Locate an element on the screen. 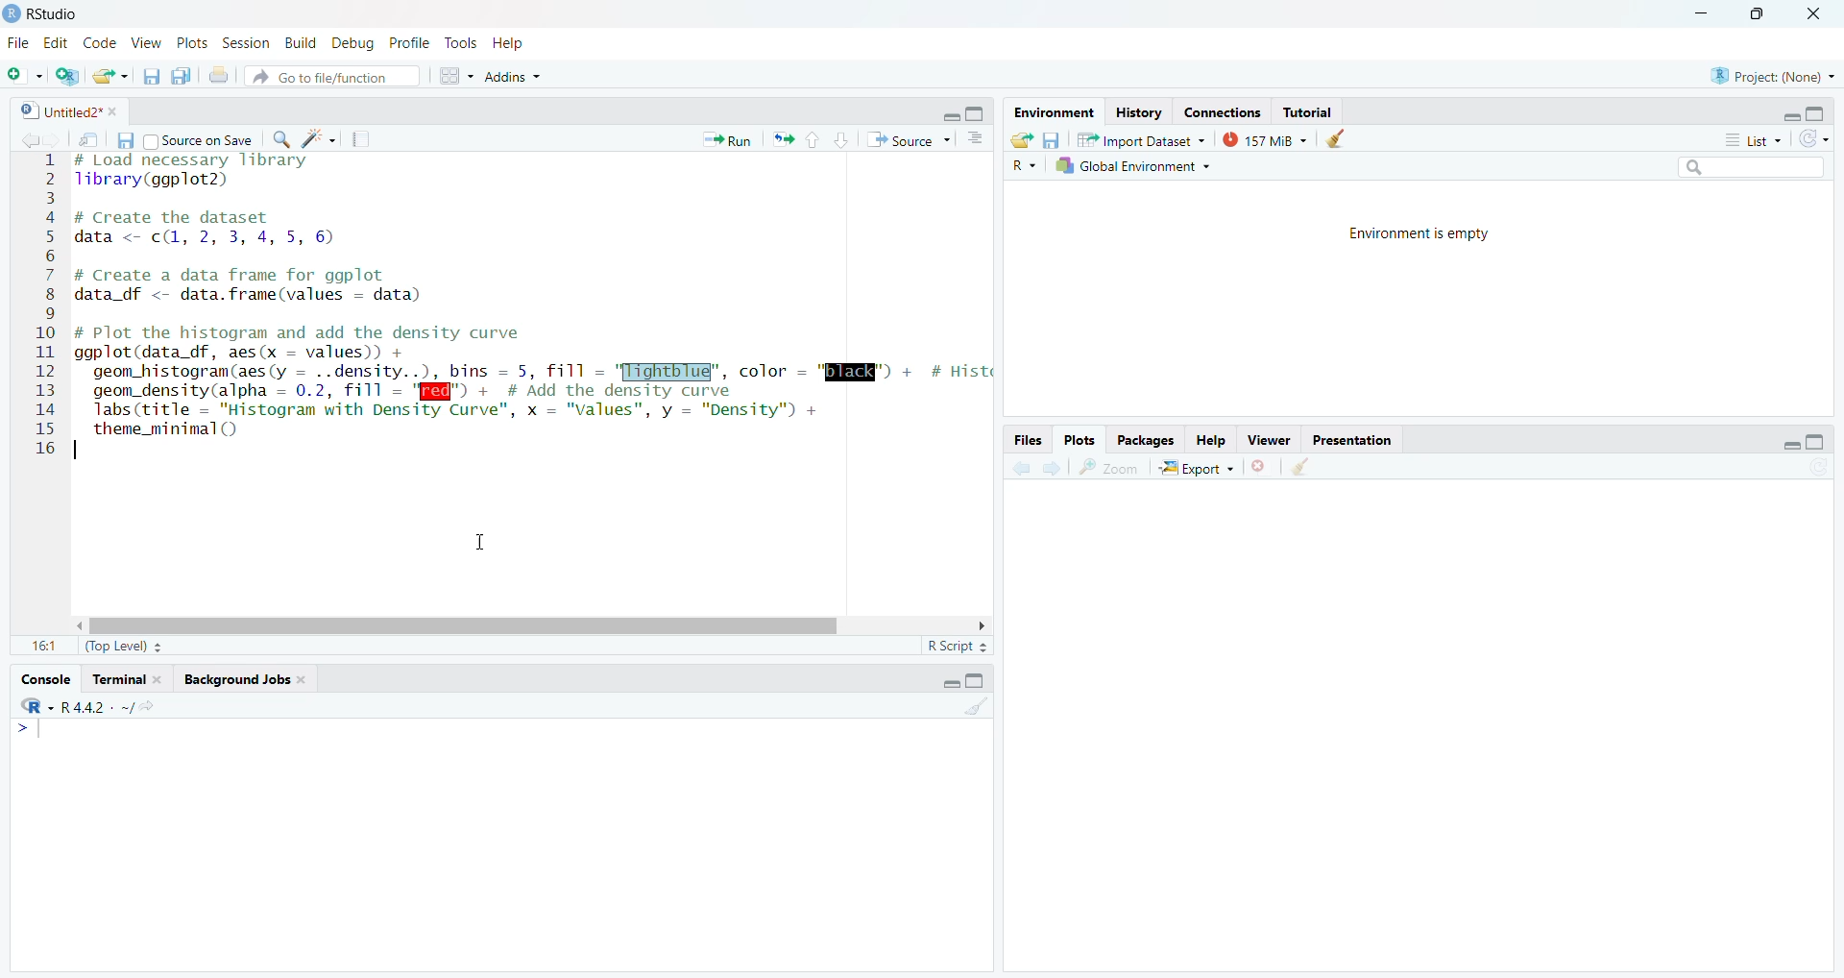 This screenshot has width=1844, height=978. go forward to next source location is located at coordinates (56, 139).